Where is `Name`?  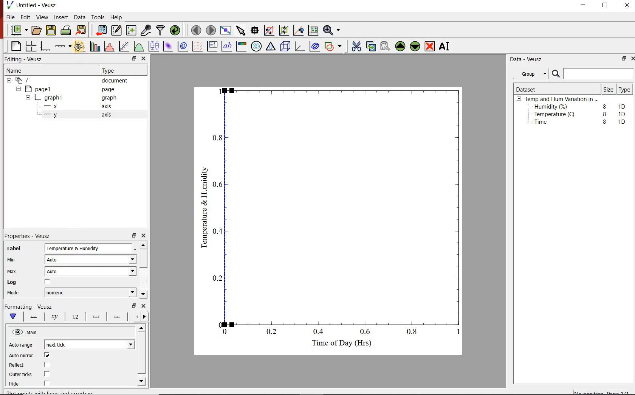 Name is located at coordinates (21, 71).